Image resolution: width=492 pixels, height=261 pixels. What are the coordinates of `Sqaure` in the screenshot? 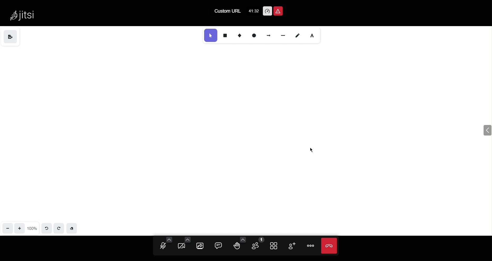 It's located at (225, 35).